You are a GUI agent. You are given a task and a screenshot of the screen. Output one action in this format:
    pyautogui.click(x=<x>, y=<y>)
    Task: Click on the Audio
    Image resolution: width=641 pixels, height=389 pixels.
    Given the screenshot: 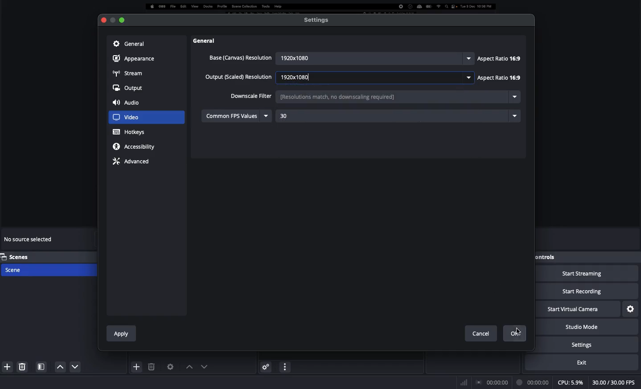 What is the action you would take?
    pyautogui.click(x=128, y=103)
    